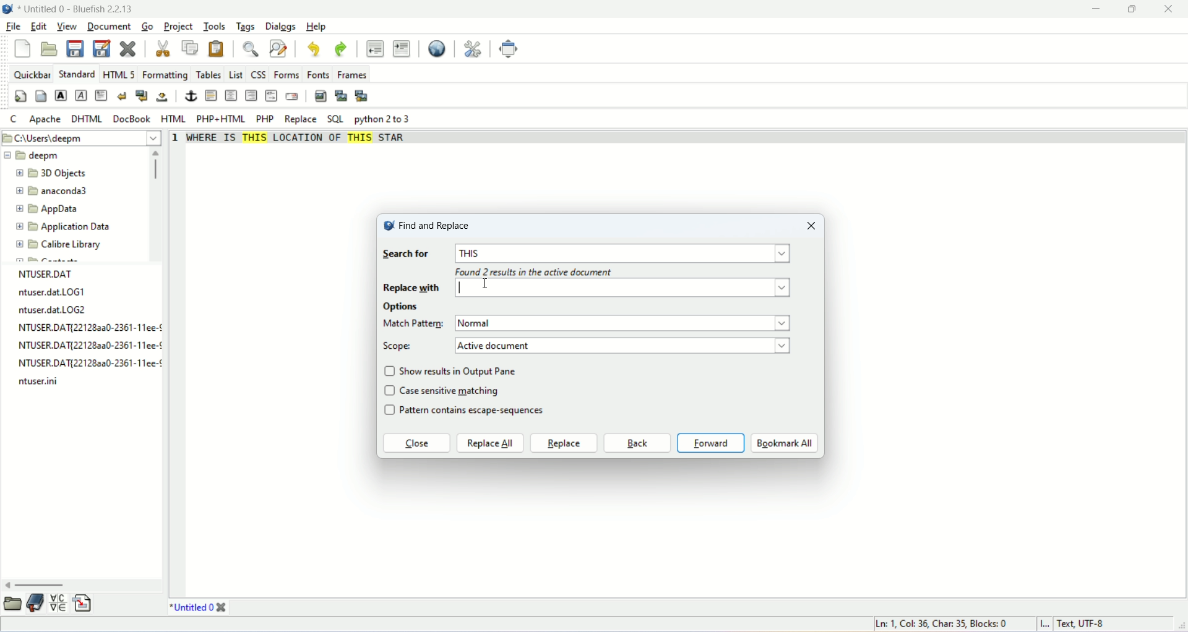 The height and width of the screenshot is (632, 1188). What do you see at coordinates (212, 27) in the screenshot?
I see `tools` at bounding box center [212, 27].